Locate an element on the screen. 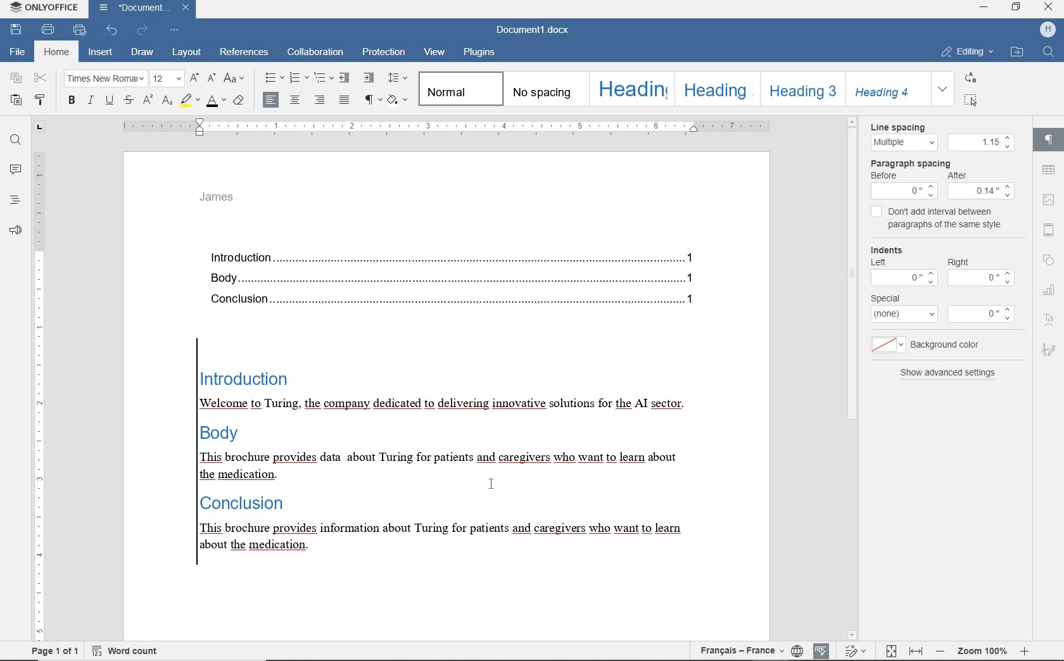 The width and height of the screenshot is (1064, 661). After is located at coordinates (965, 176).